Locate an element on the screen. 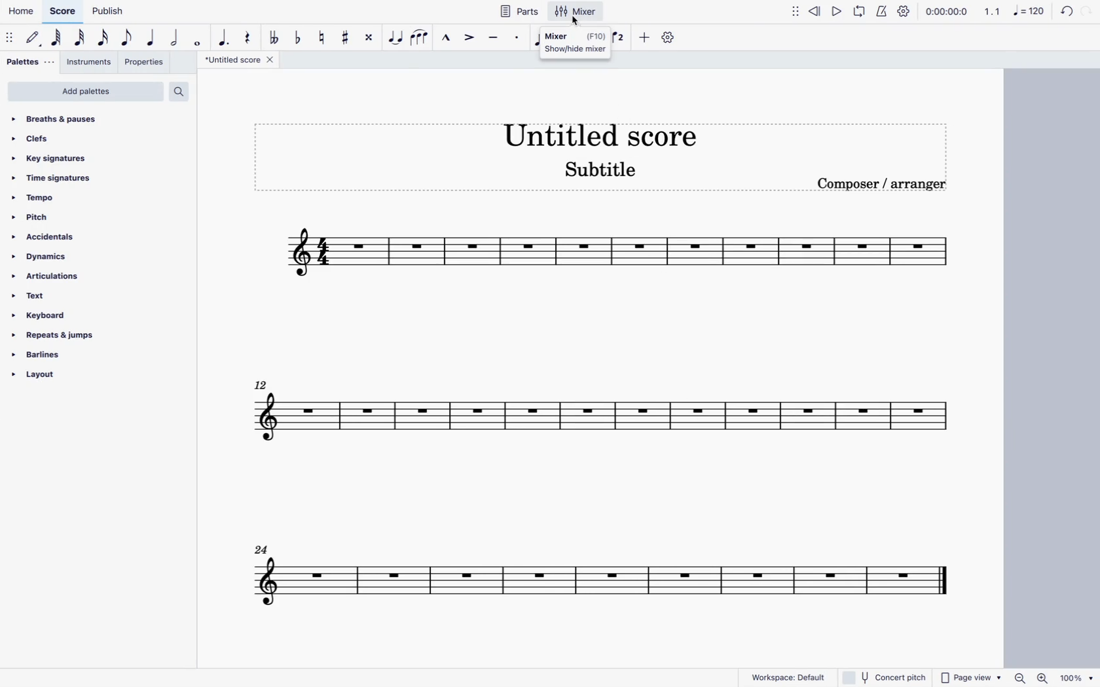 This screenshot has width=1100, height=687. instruments is located at coordinates (90, 63).